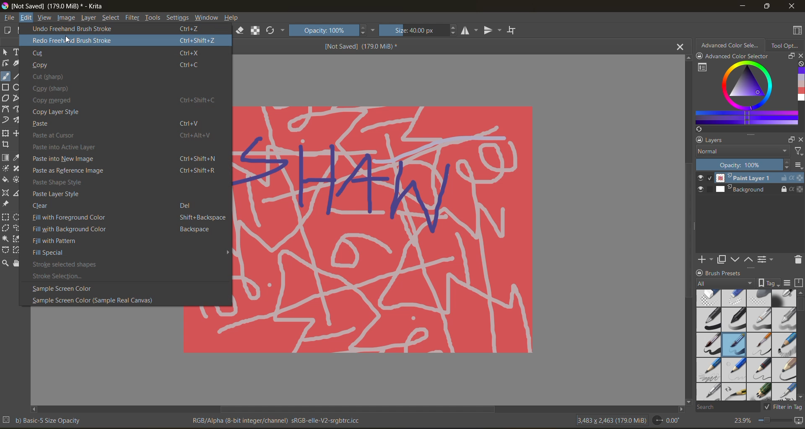 The width and height of the screenshot is (805, 429). Describe the element at coordinates (18, 250) in the screenshot. I see `magnetic curve selection tool` at that location.